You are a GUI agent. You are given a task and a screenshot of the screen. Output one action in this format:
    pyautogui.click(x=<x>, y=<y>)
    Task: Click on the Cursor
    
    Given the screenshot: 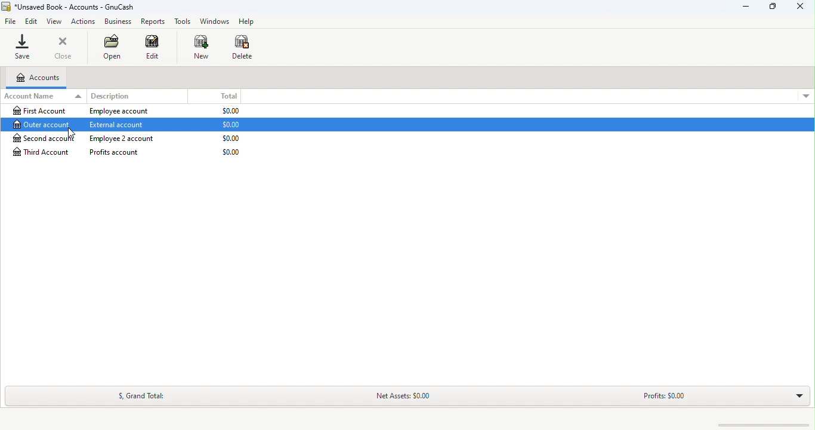 What is the action you would take?
    pyautogui.click(x=70, y=131)
    